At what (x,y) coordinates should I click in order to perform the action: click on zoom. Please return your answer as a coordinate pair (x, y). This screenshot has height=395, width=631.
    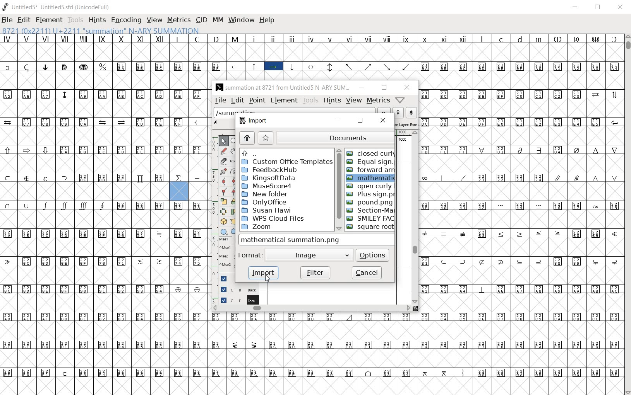
    Looking at the image, I should click on (286, 227).